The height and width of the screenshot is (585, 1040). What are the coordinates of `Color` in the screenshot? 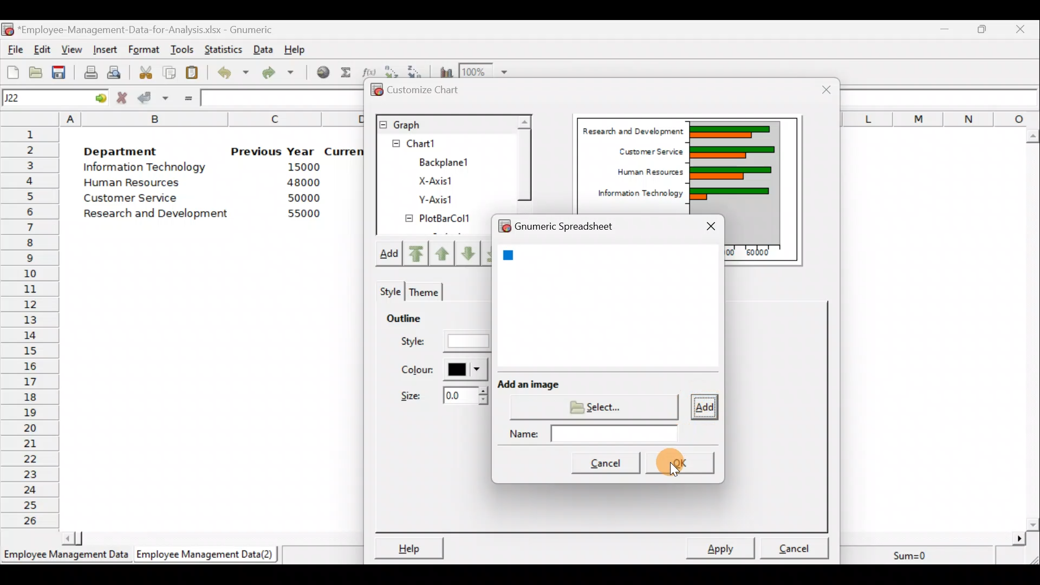 It's located at (445, 370).